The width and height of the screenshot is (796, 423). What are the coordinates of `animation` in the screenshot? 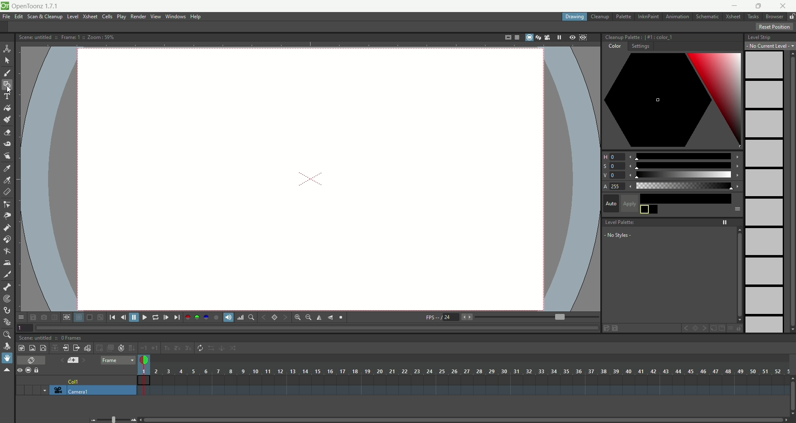 It's located at (679, 17).